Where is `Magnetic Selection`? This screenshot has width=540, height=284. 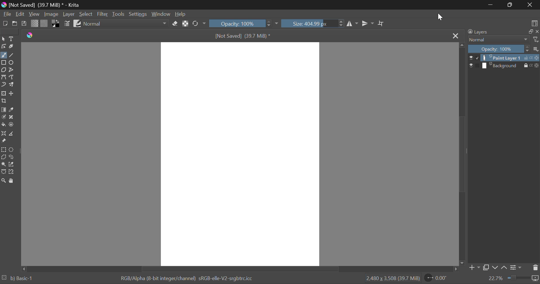 Magnetic Selection is located at coordinates (12, 172).